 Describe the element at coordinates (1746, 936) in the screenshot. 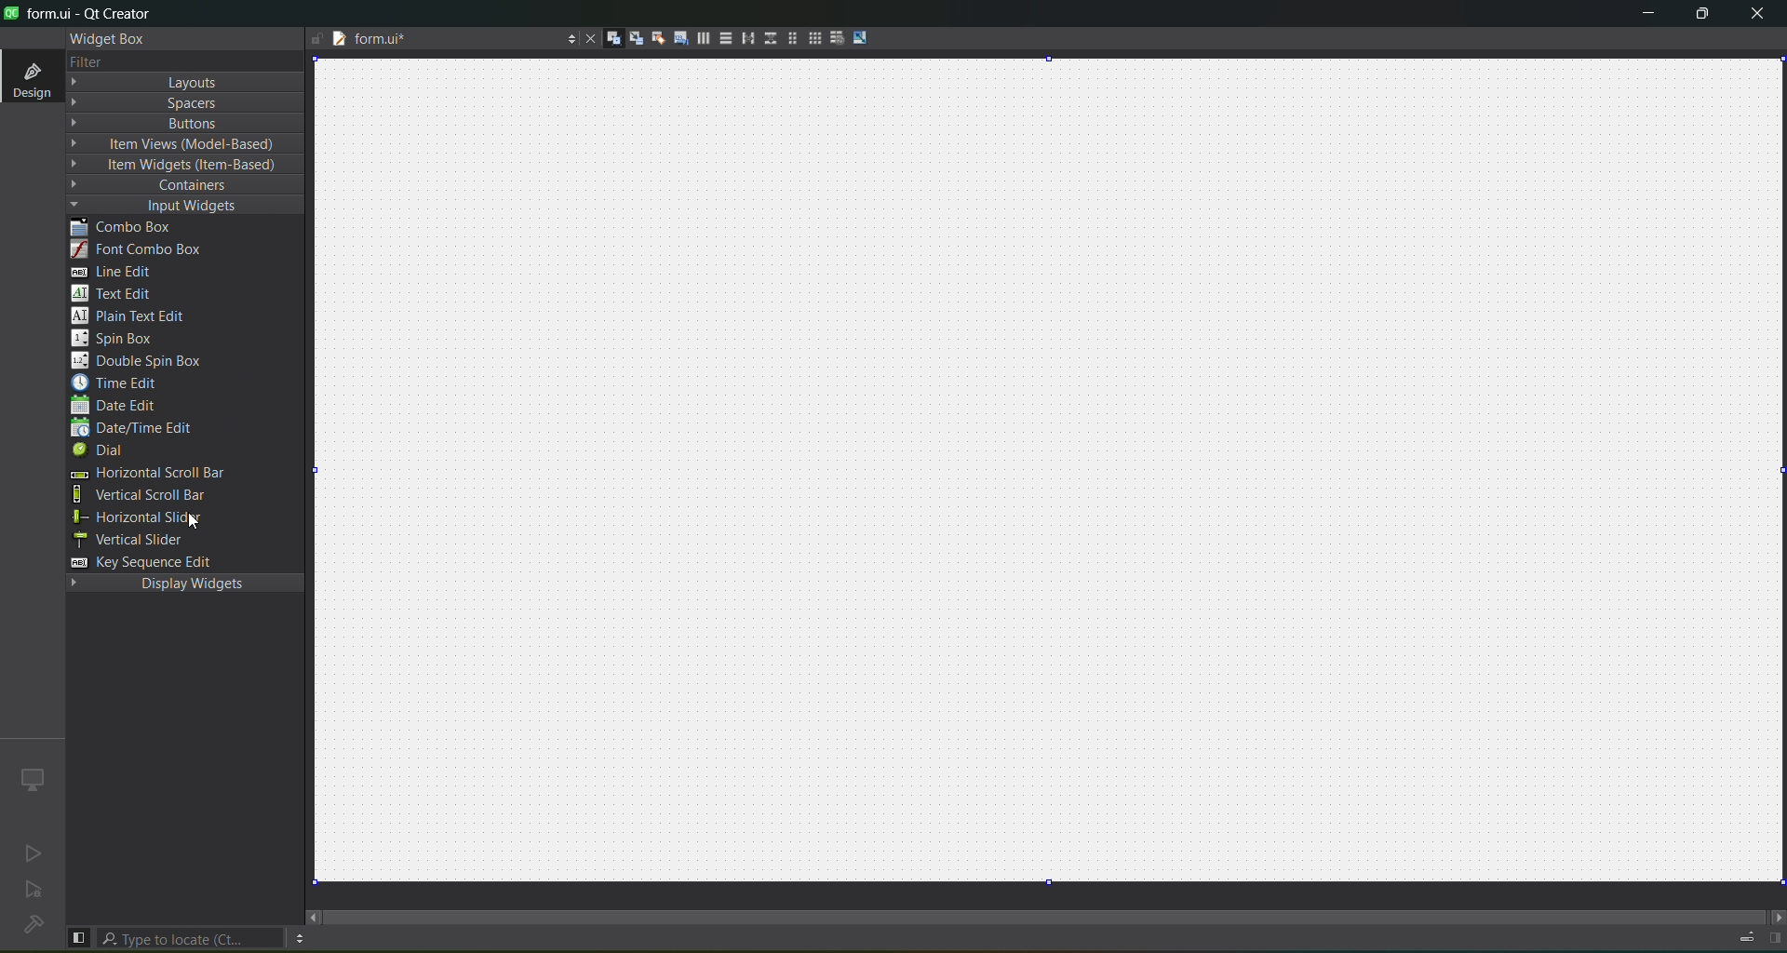

I see `progress details` at that location.